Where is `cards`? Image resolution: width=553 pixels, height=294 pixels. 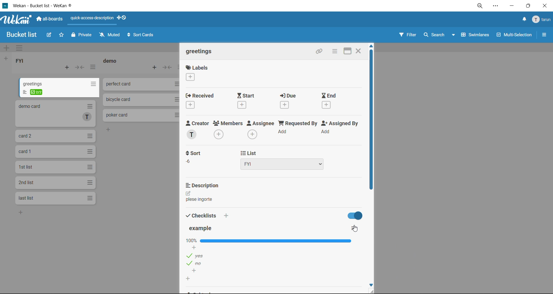
cards is located at coordinates (55, 183).